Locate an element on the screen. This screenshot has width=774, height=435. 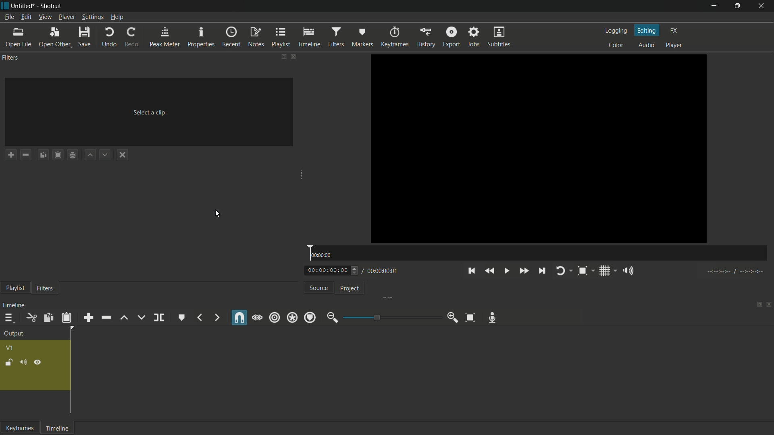
time is located at coordinates (538, 253).